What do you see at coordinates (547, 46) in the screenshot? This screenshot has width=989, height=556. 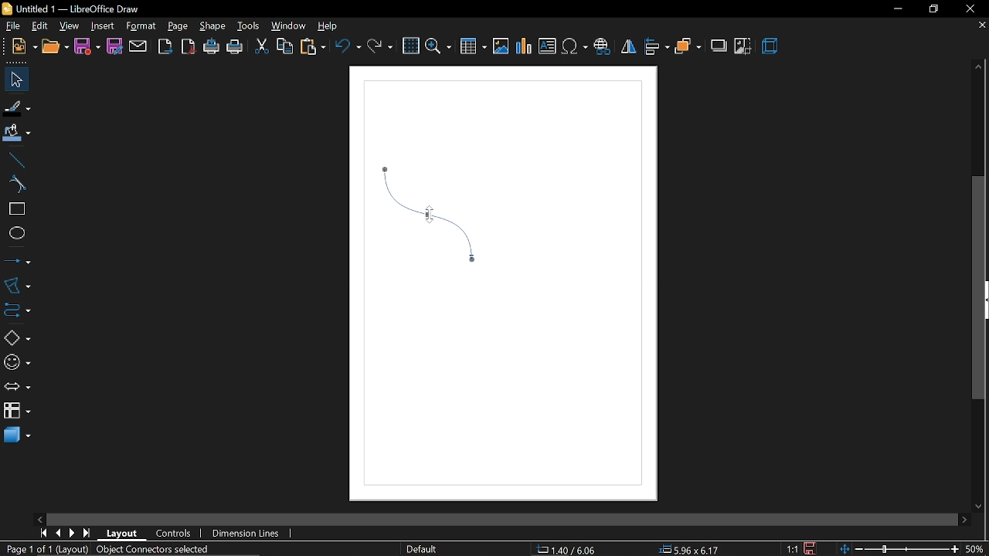 I see `Insert text` at bounding box center [547, 46].